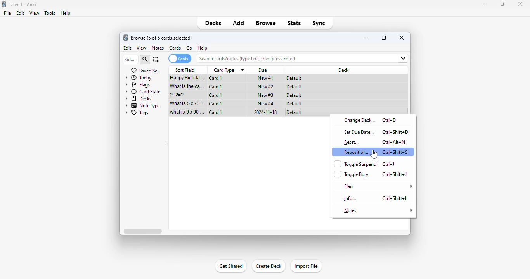 Image resolution: width=530 pixels, height=279 pixels. What do you see at coordinates (319, 23) in the screenshot?
I see `sync` at bounding box center [319, 23].